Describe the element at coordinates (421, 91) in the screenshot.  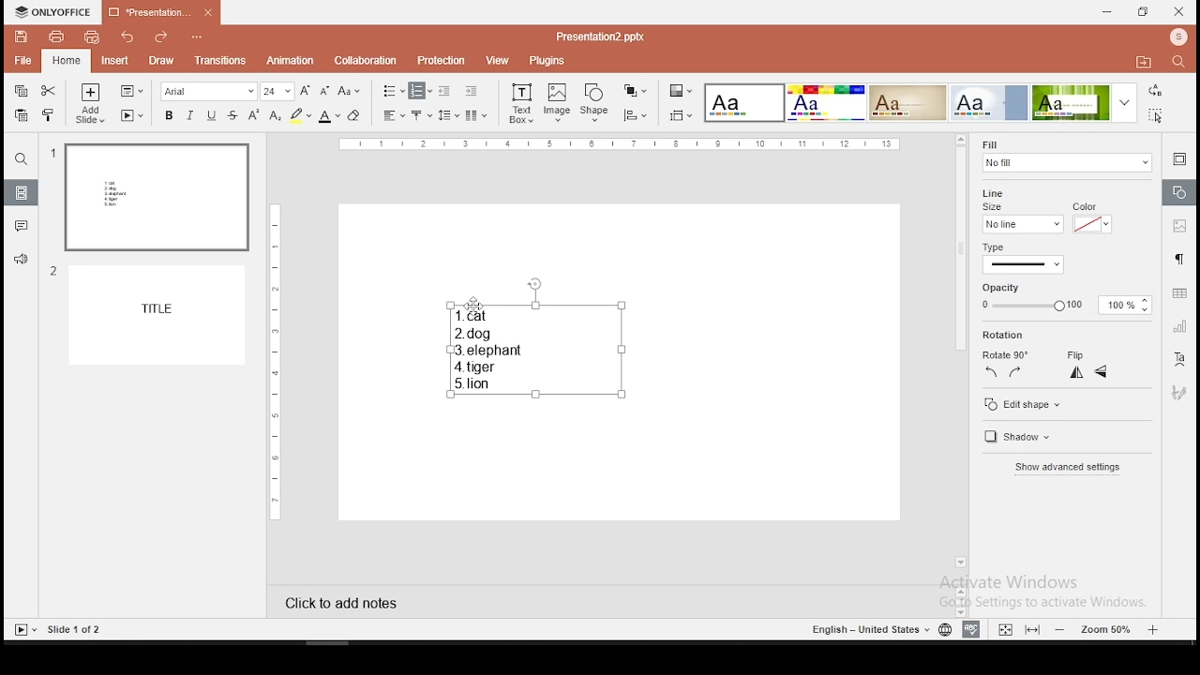
I see `numbering` at that location.